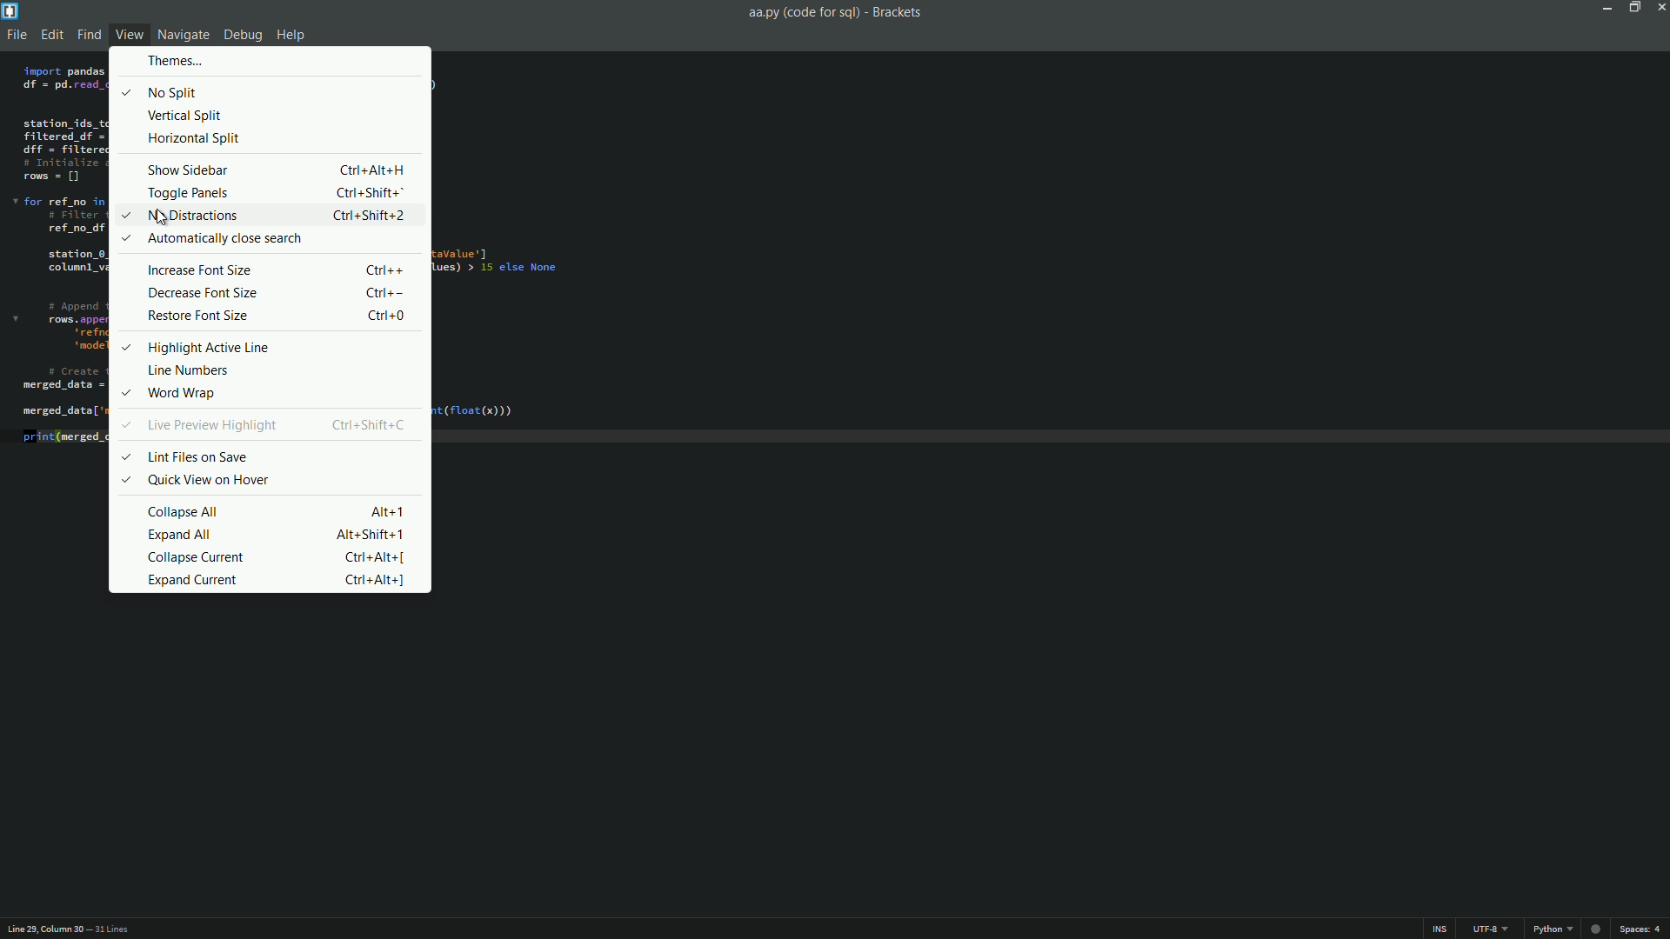 The width and height of the screenshot is (1670, 939). I want to click on navigate menu, so click(184, 34).